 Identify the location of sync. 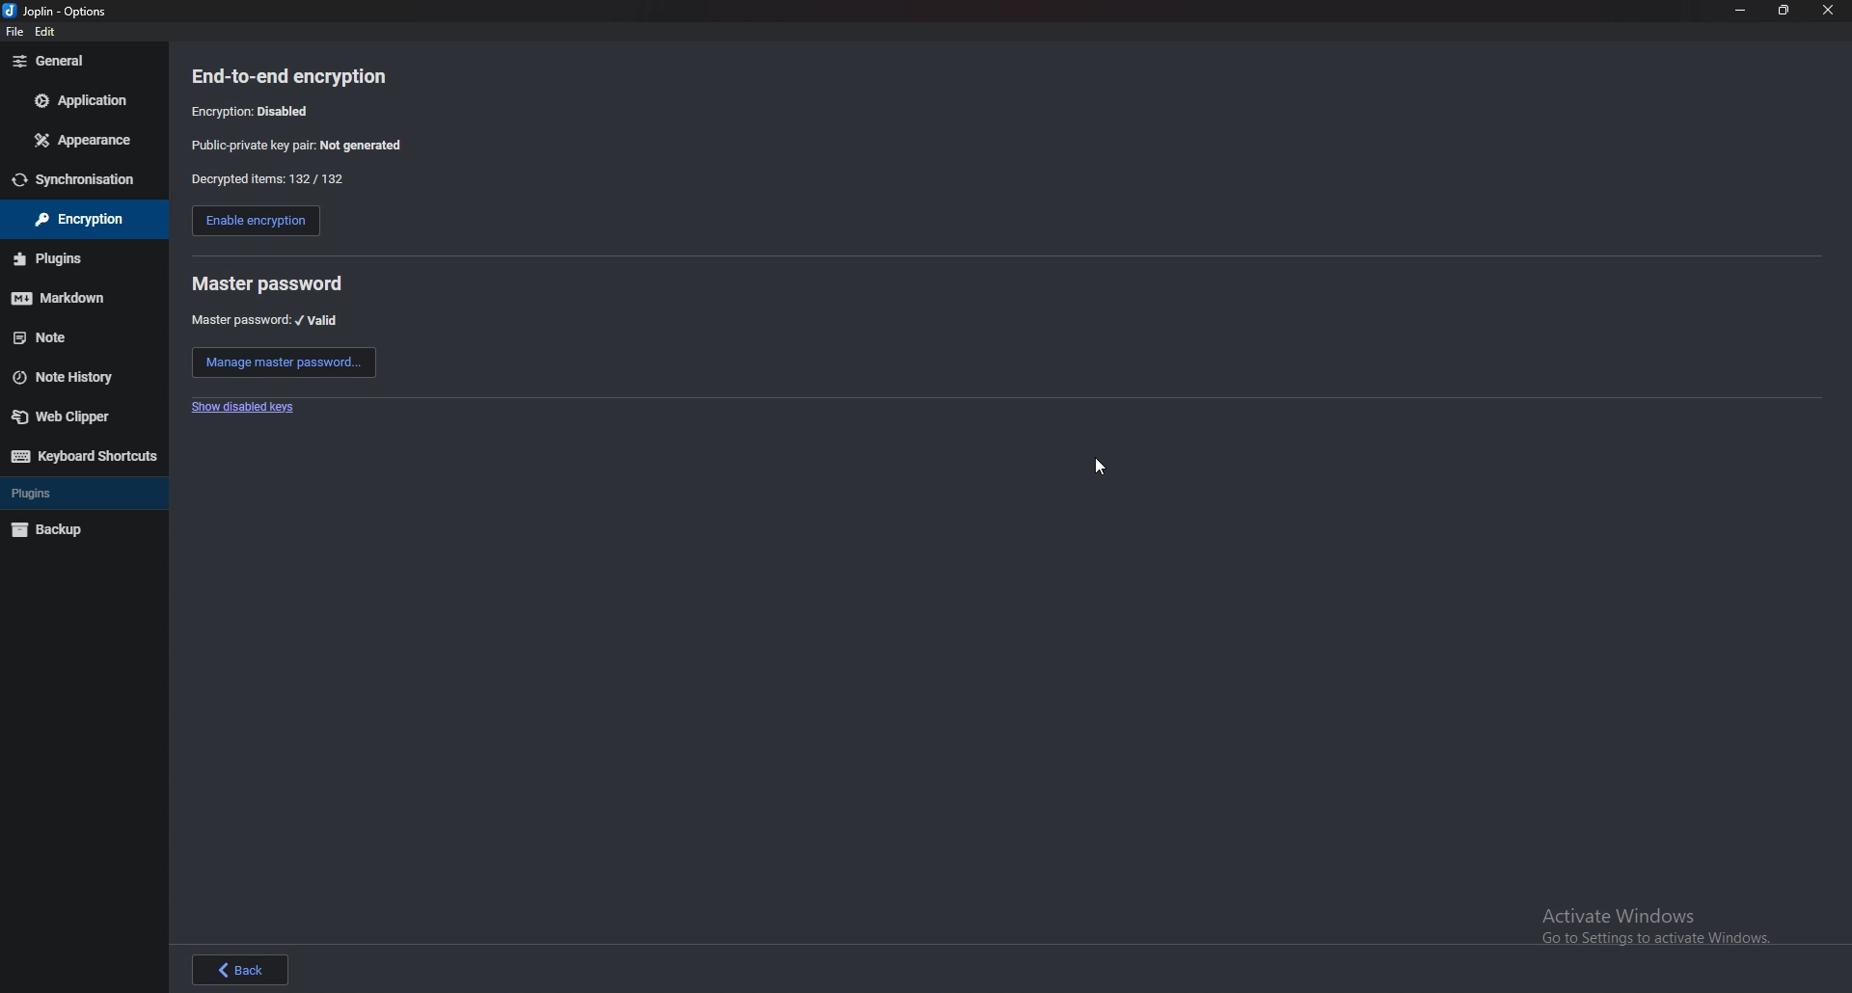
(82, 180).